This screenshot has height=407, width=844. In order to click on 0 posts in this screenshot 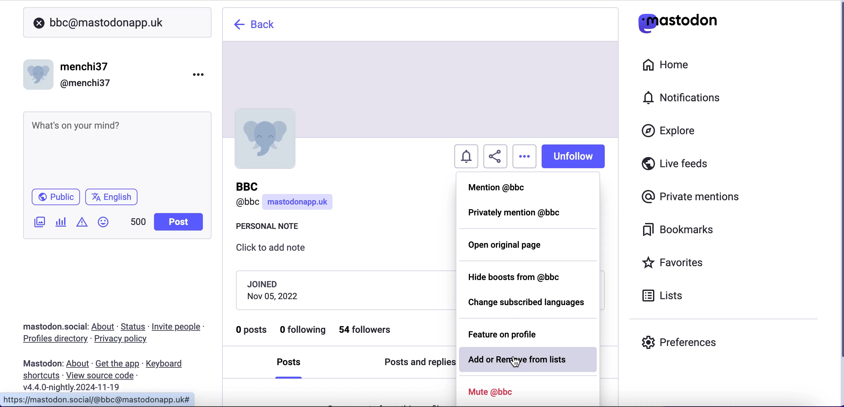, I will do `click(252, 332)`.